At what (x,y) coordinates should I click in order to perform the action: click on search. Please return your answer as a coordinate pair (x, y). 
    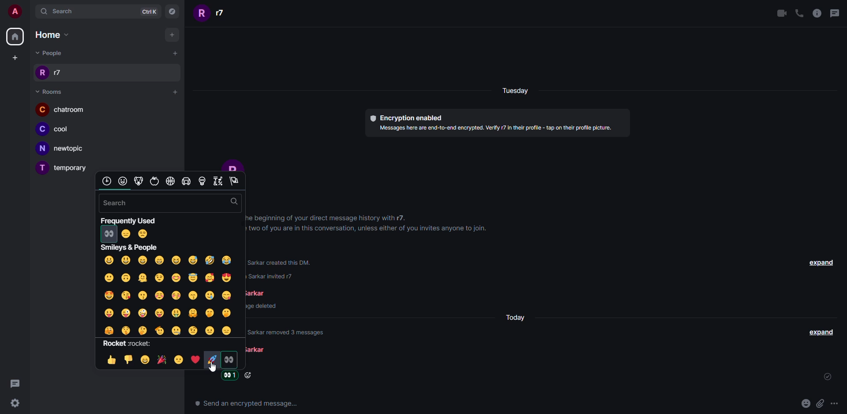
    Looking at the image, I should click on (116, 202).